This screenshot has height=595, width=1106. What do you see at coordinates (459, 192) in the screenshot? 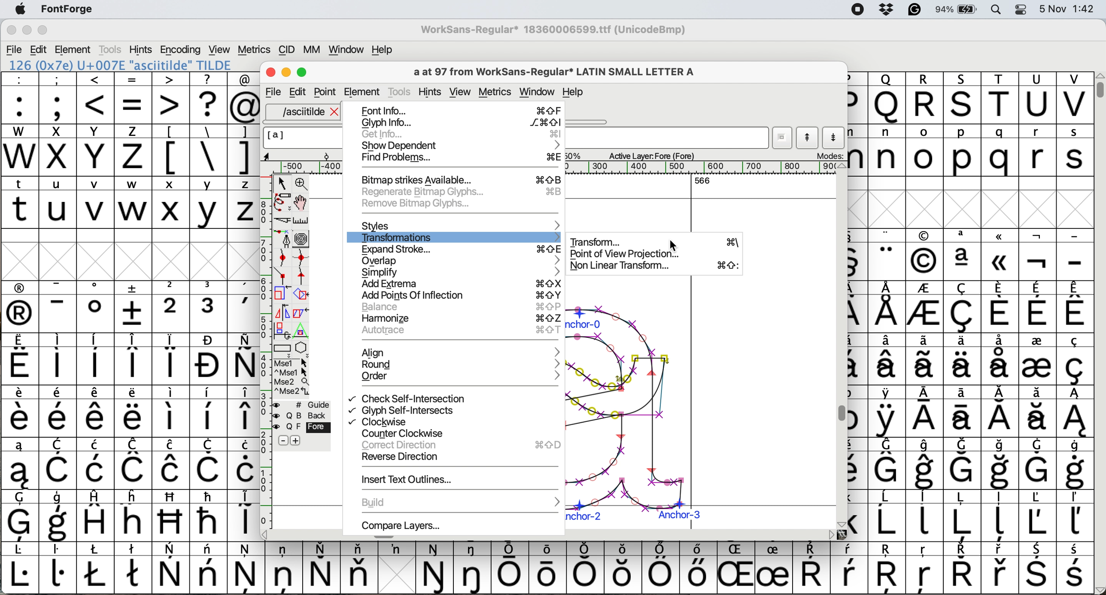
I see `regenrate bitmap glyphs` at bounding box center [459, 192].